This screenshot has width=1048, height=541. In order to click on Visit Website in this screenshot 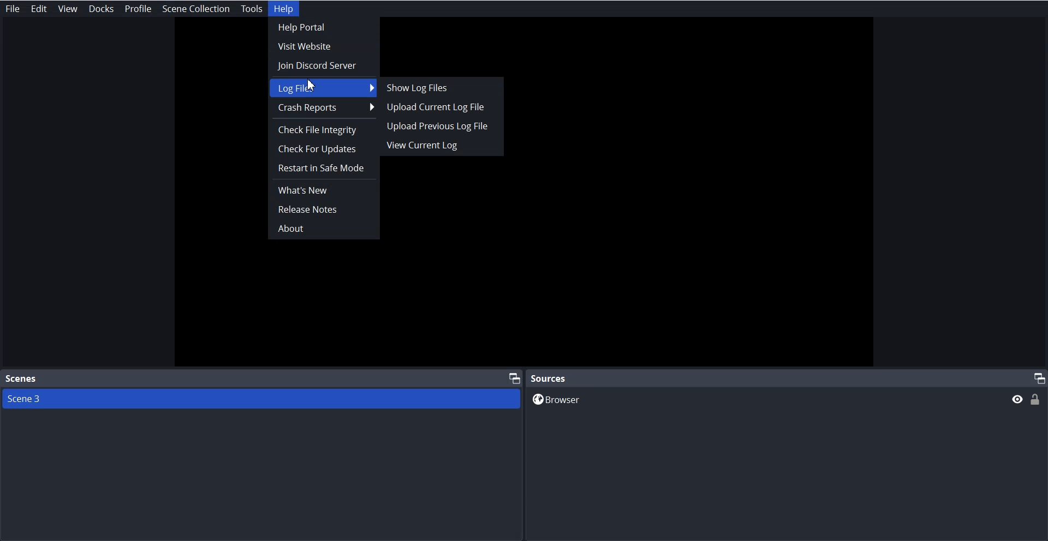, I will do `click(323, 46)`.